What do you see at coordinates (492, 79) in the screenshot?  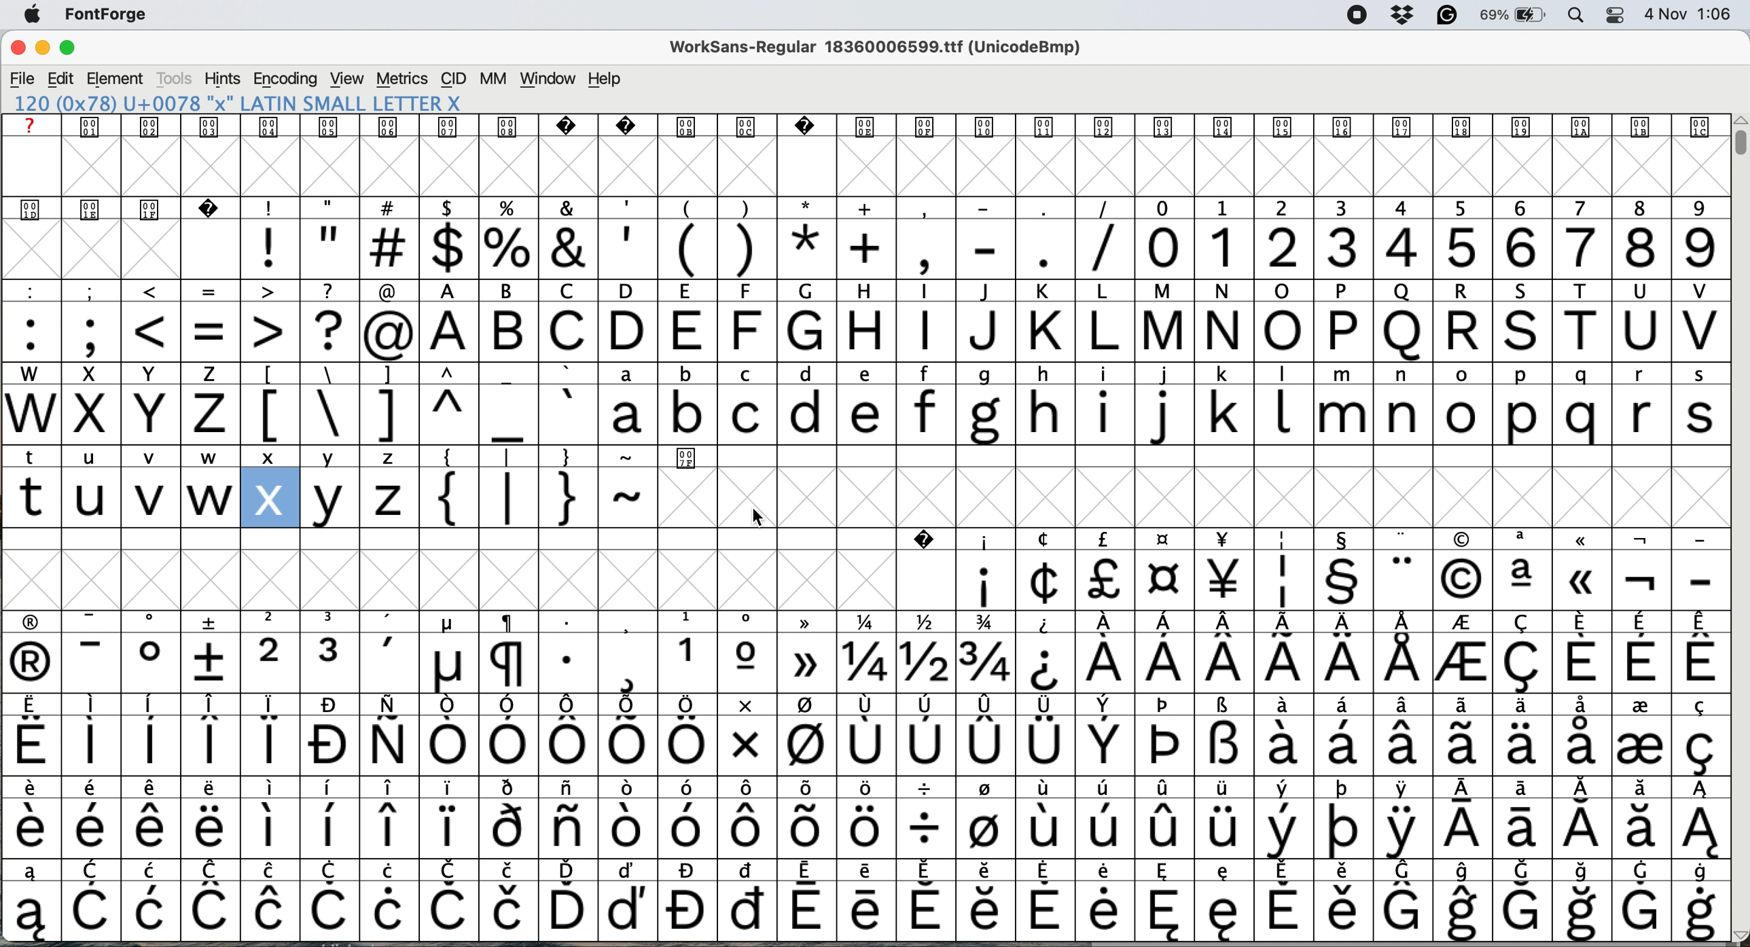 I see `mm` at bounding box center [492, 79].